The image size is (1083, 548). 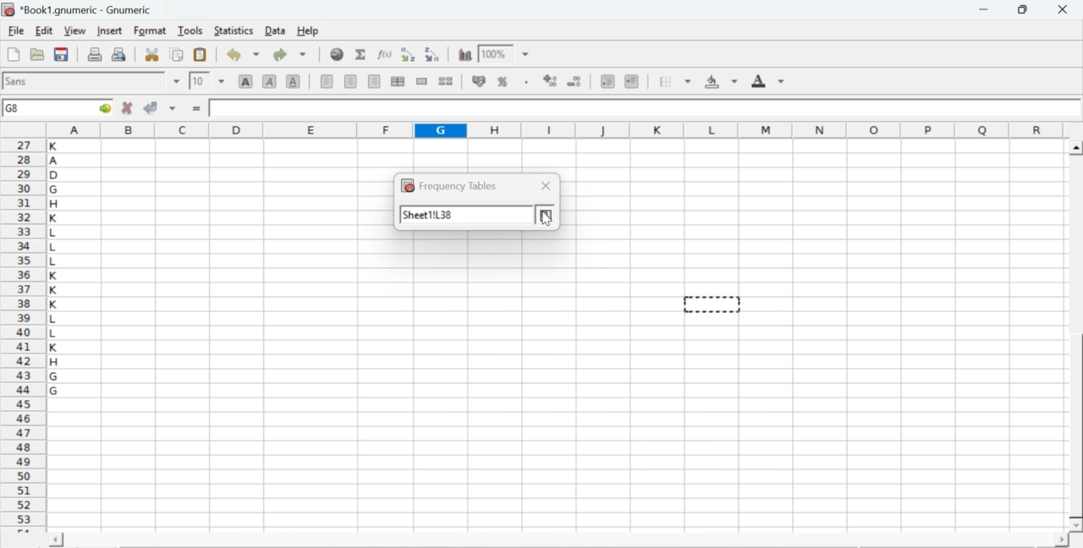 I want to click on align right, so click(x=374, y=82).